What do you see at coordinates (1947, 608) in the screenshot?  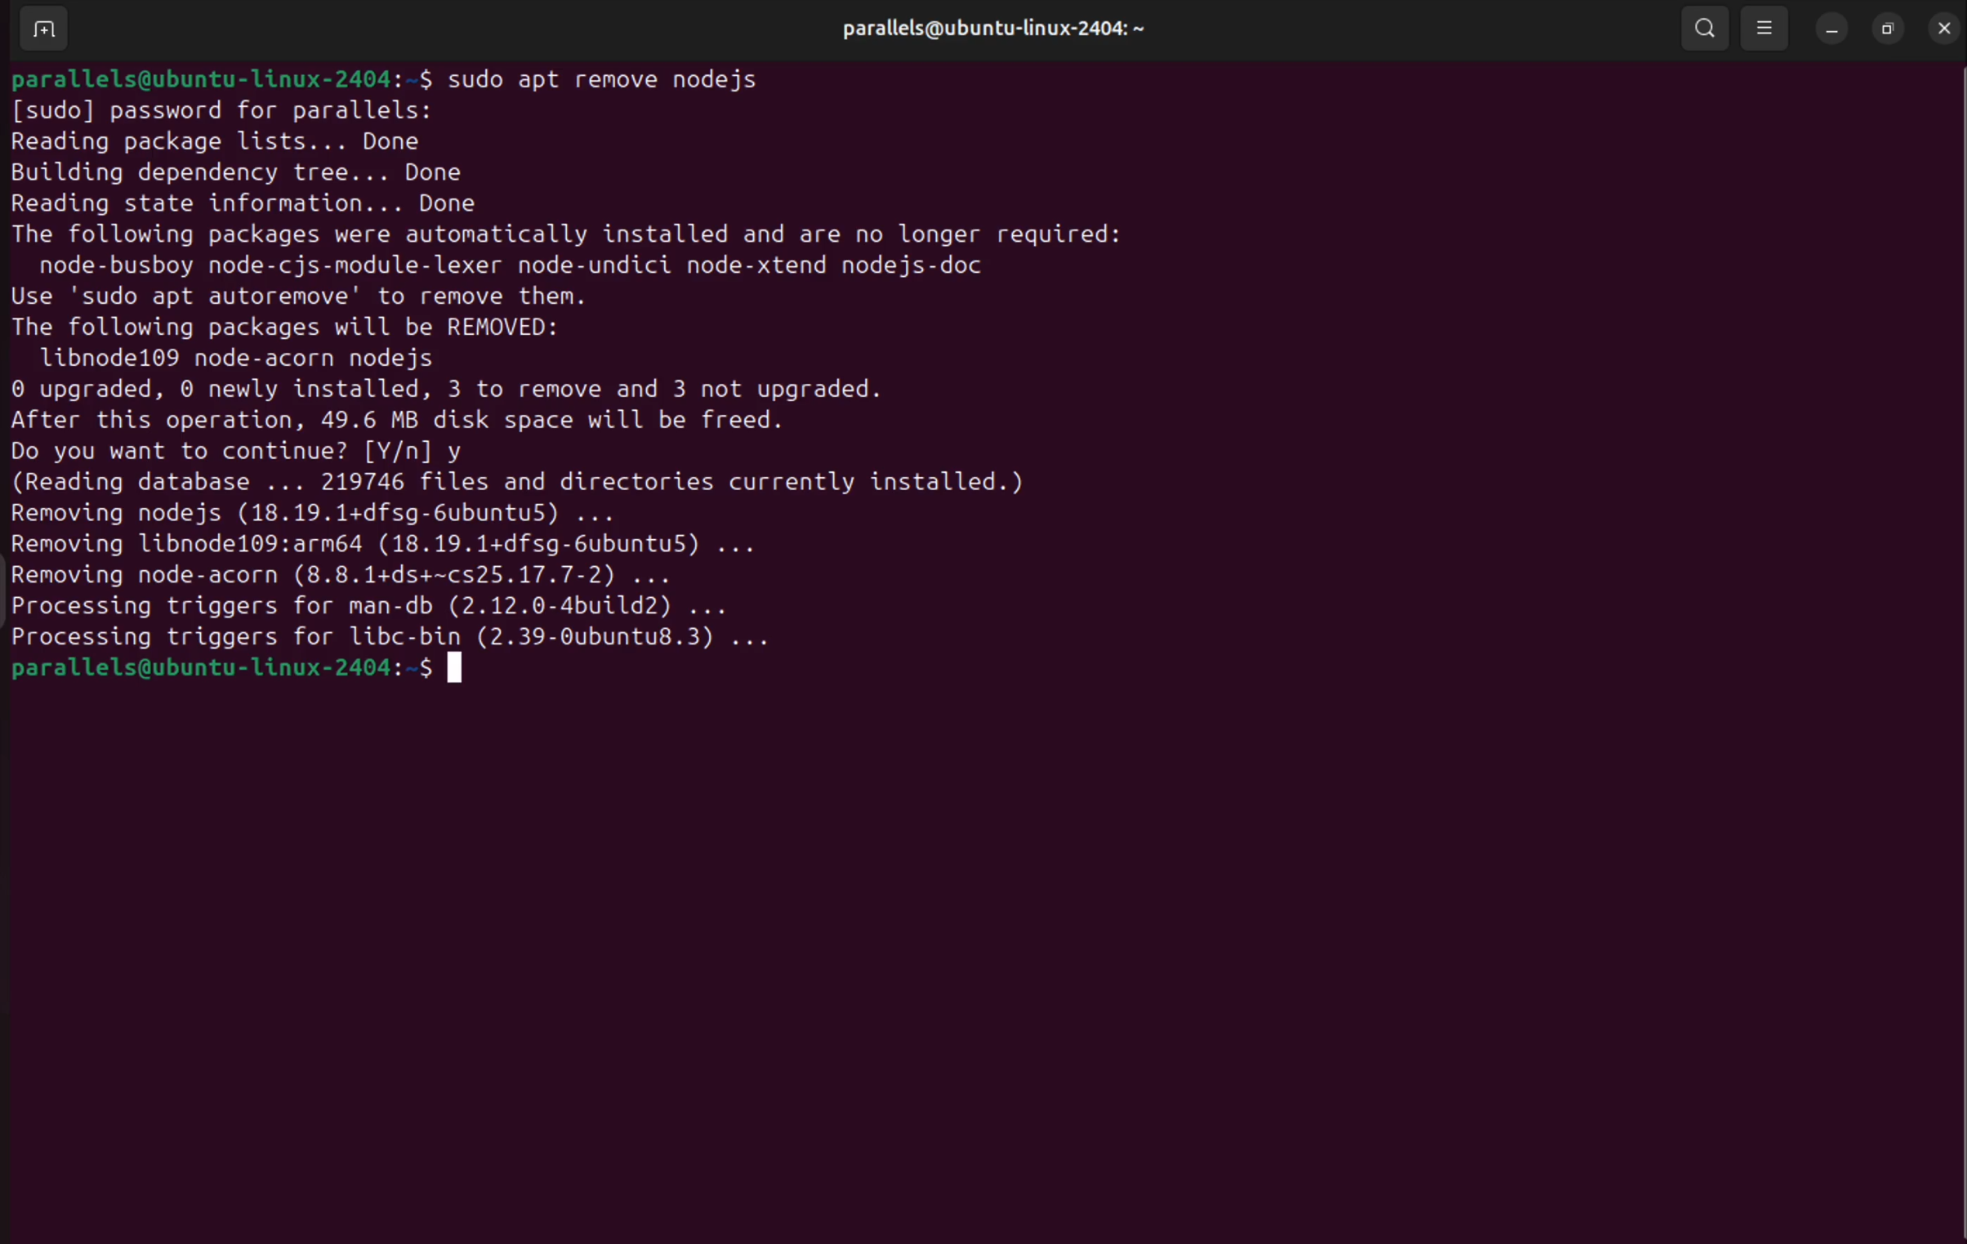 I see `Scrollbar` at bounding box center [1947, 608].